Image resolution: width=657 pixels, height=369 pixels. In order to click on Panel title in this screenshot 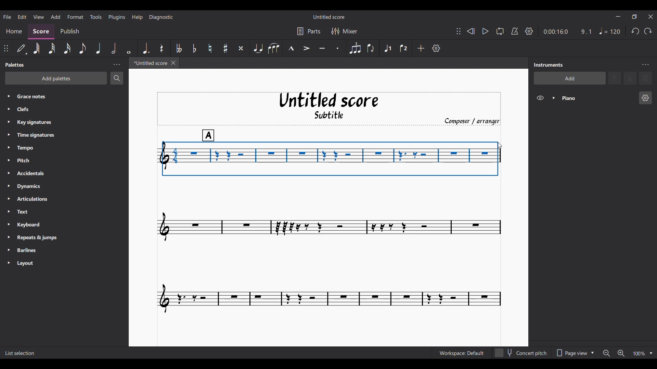, I will do `click(550, 65)`.